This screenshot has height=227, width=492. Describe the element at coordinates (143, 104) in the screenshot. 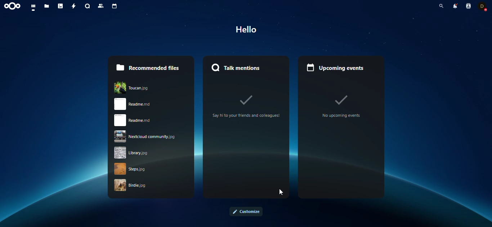

I see `read me.rnd` at that location.